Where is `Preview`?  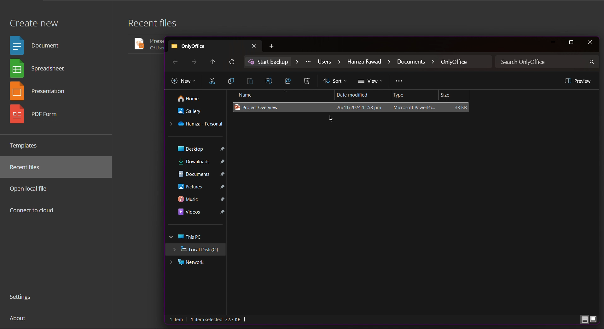 Preview is located at coordinates (577, 81).